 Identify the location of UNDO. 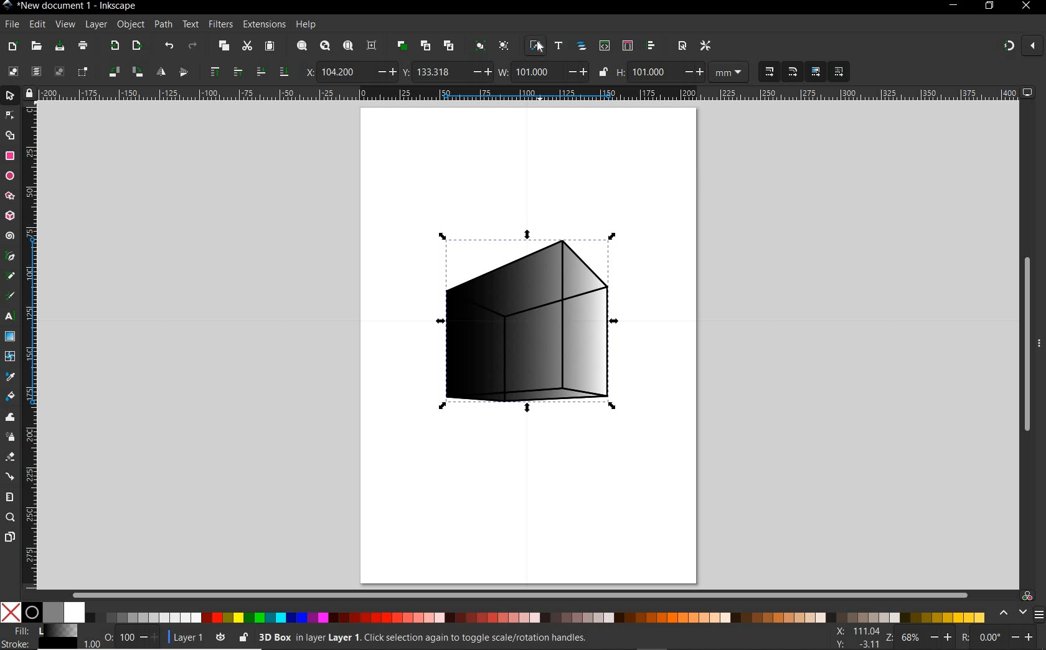
(167, 45).